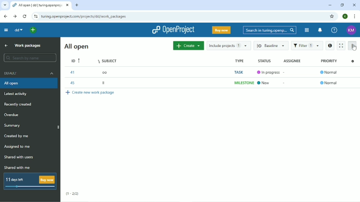 The height and width of the screenshot is (202, 360). I want to click on New tab, so click(77, 5).